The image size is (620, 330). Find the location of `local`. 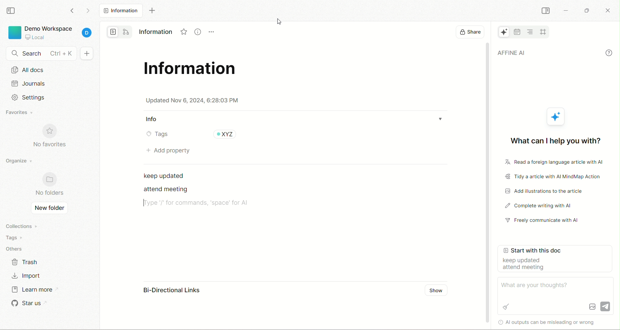

local is located at coordinates (35, 37).